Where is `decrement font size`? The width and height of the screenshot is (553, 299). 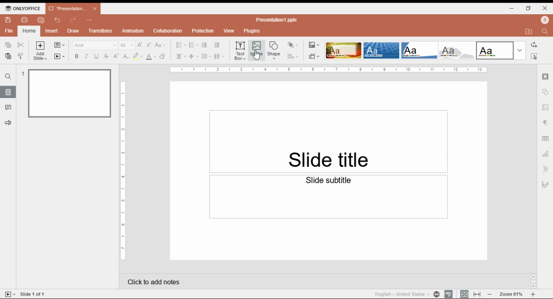 decrement font size is located at coordinates (149, 45).